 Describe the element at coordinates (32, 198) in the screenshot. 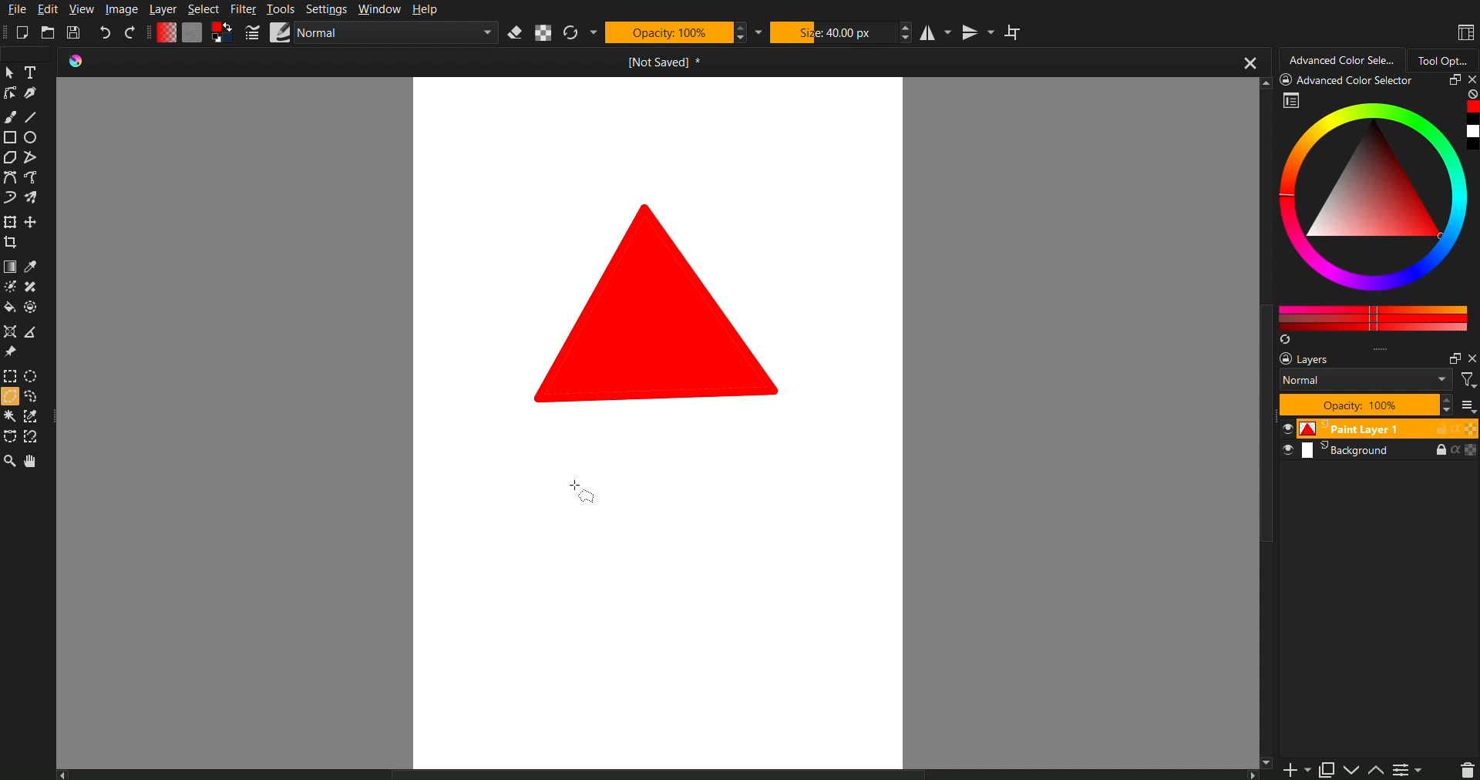

I see `Free shape` at that location.